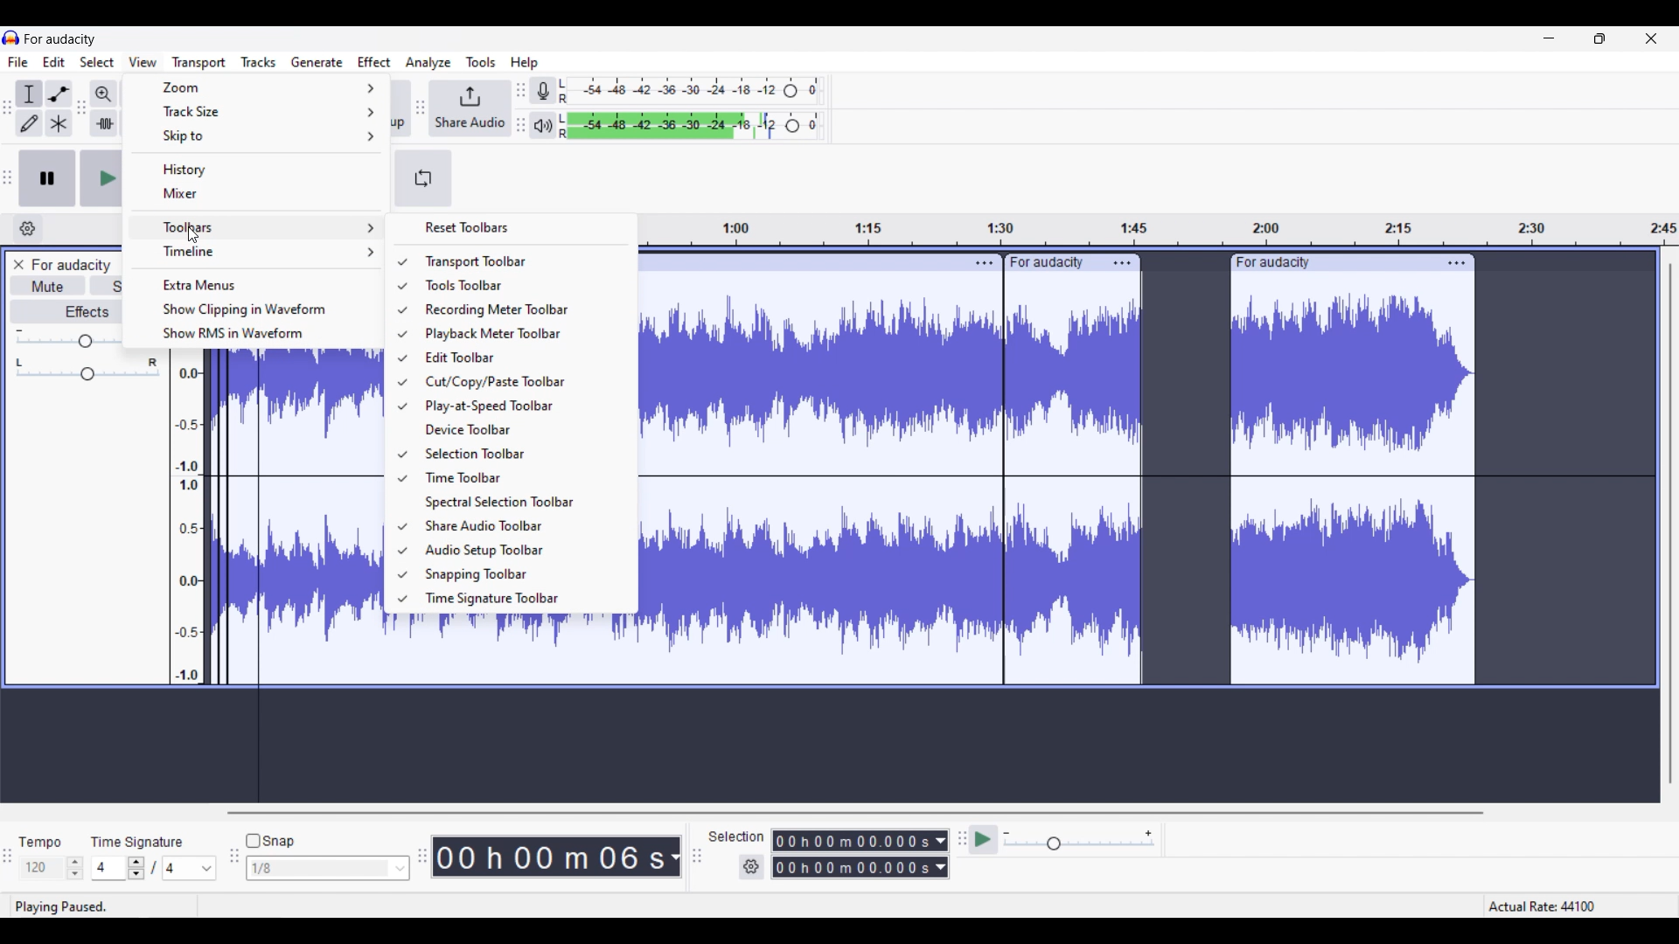 This screenshot has height=944, width=1679. I want to click on Play/Play once, so click(101, 177).